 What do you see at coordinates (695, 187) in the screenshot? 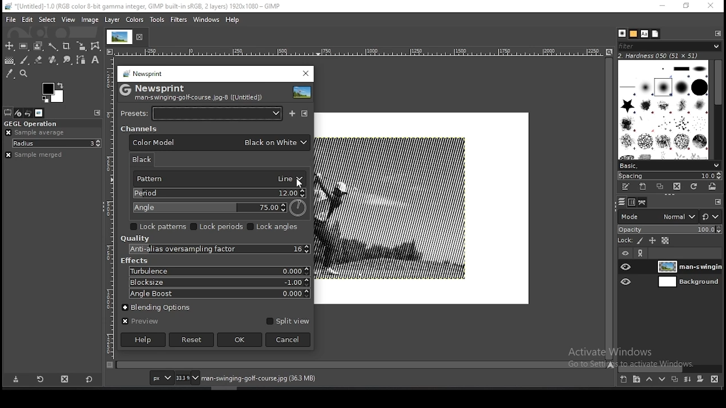
I see `refresh brushes` at bounding box center [695, 187].